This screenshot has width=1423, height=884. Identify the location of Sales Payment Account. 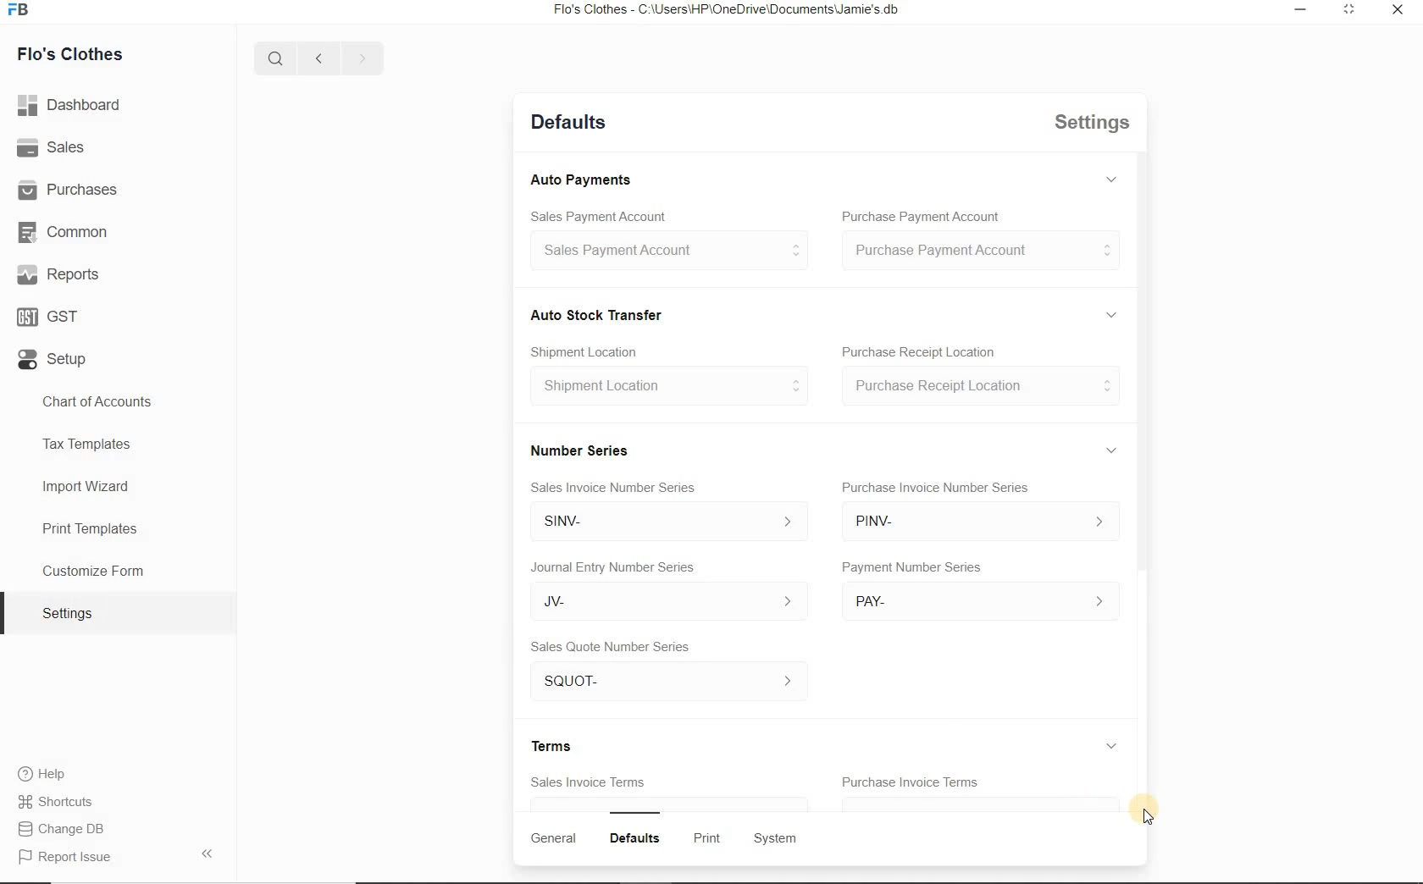
(597, 214).